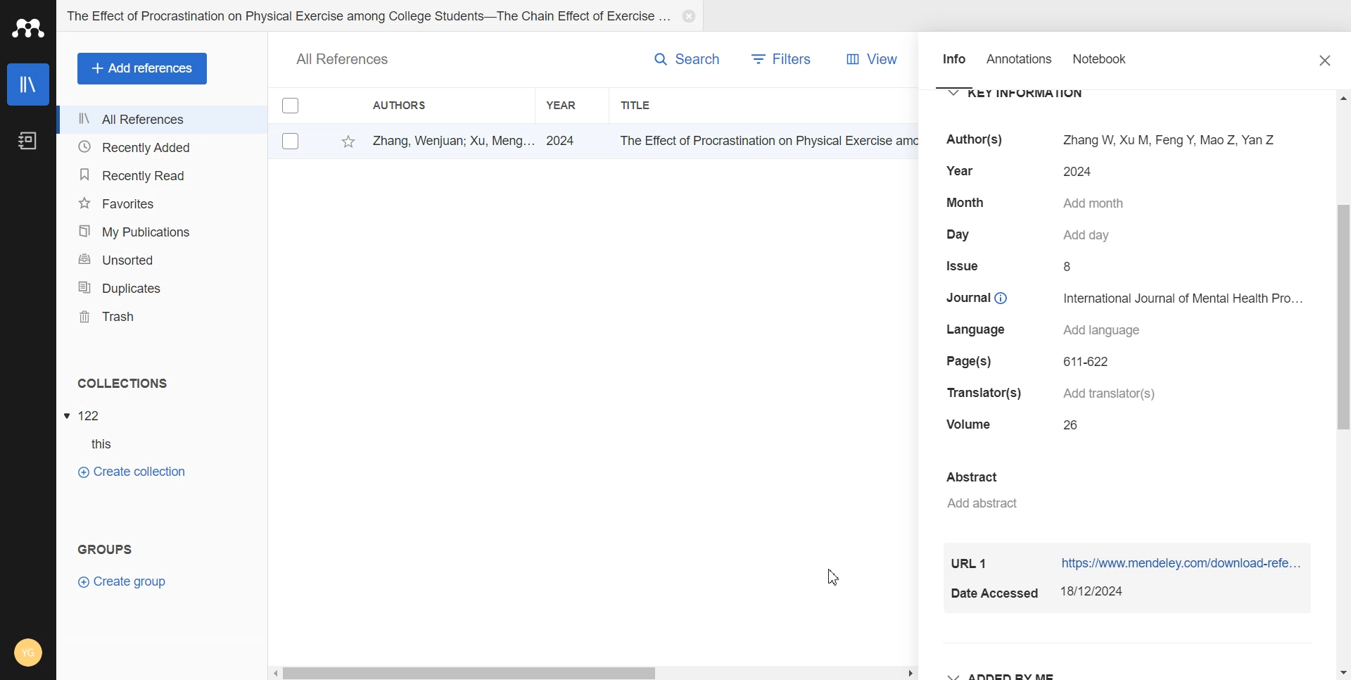 The height and width of the screenshot is (680, 1351). Describe the element at coordinates (1016, 172) in the screenshot. I see `Year 2024` at that location.